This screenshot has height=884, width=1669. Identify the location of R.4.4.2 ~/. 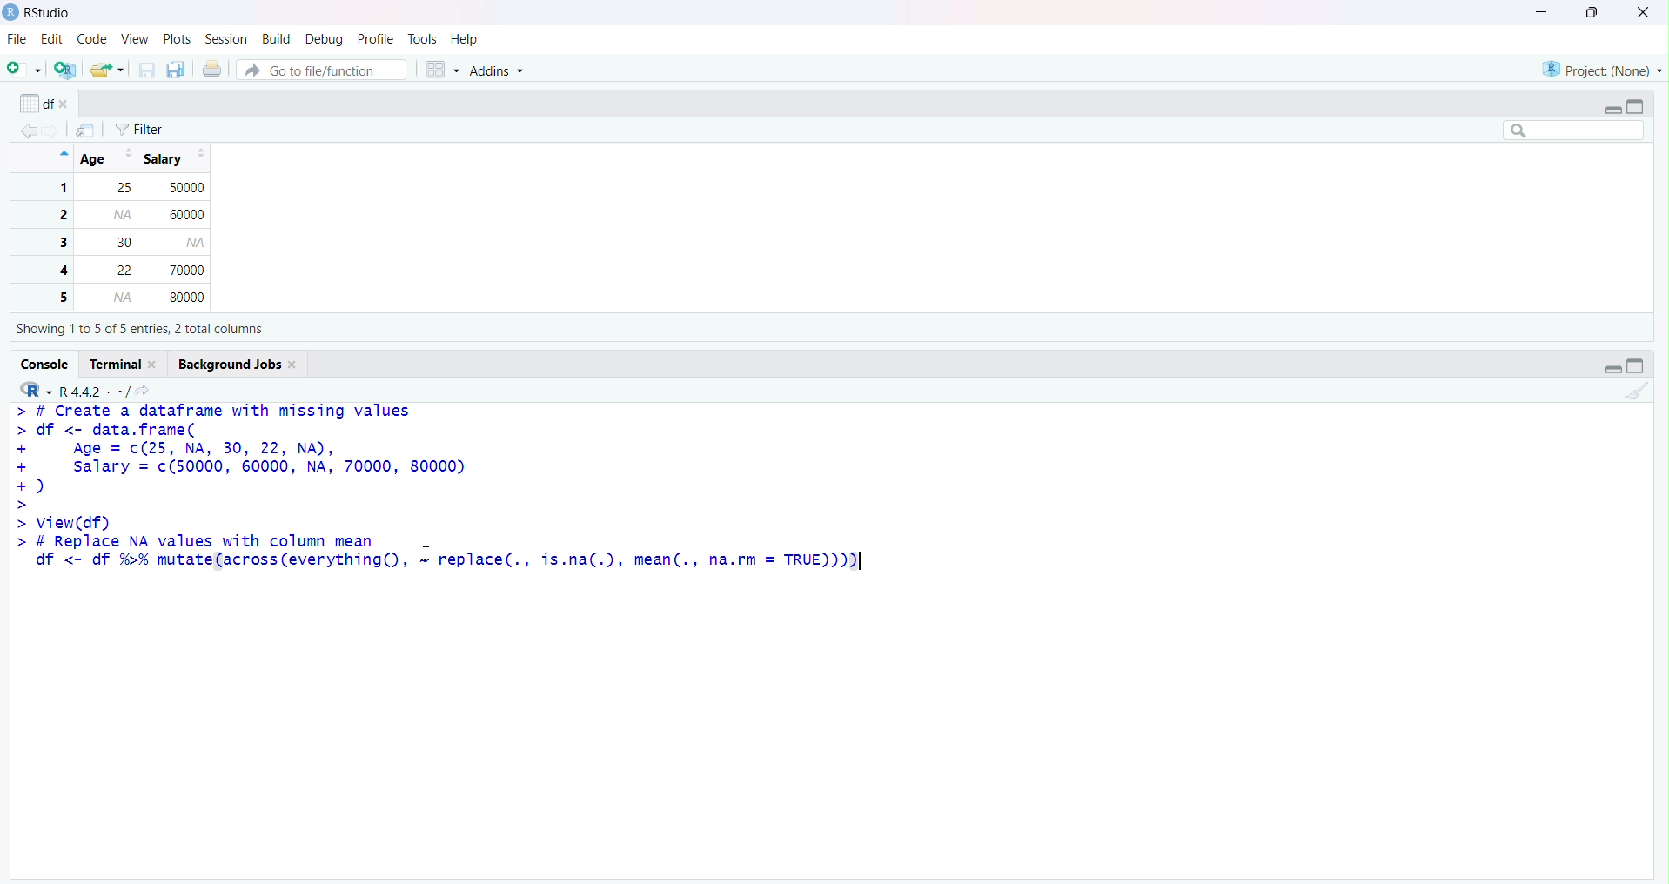
(93, 387).